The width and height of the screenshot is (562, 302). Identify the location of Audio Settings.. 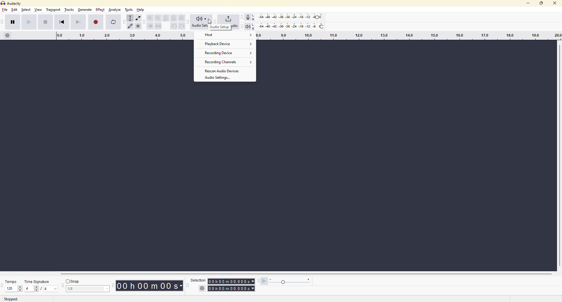
(218, 78).